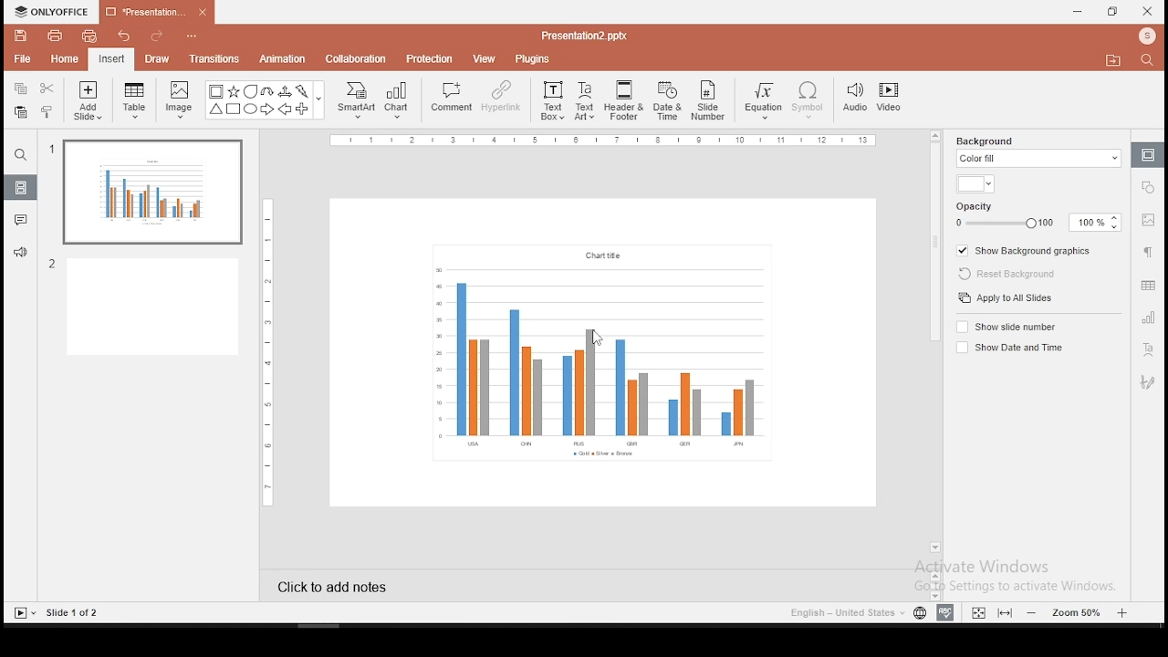  I want to click on insert, so click(112, 58).